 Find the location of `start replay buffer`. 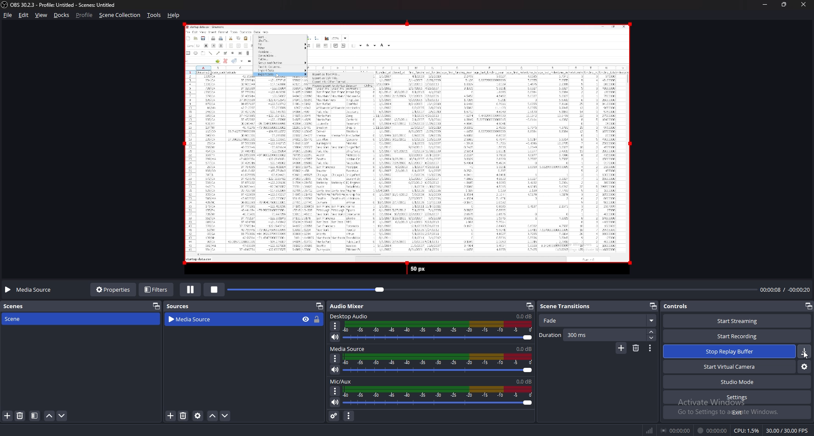

start replay buffer is located at coordinates (738, 351).